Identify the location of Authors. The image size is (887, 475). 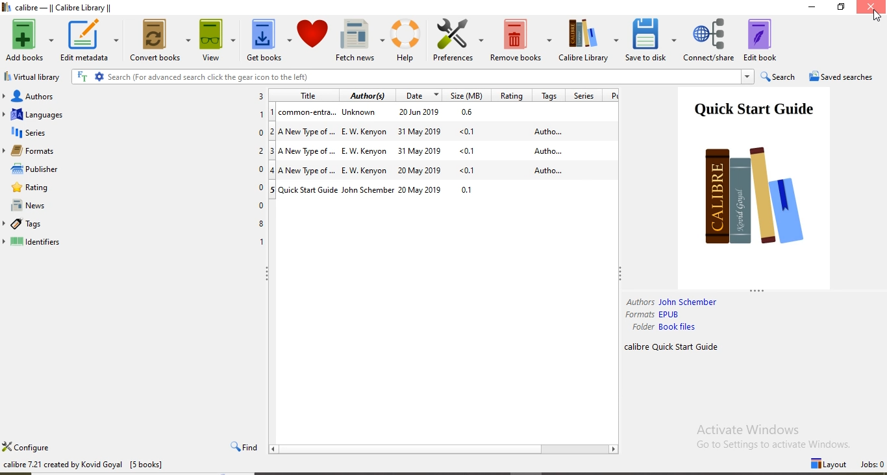
(133, 95).